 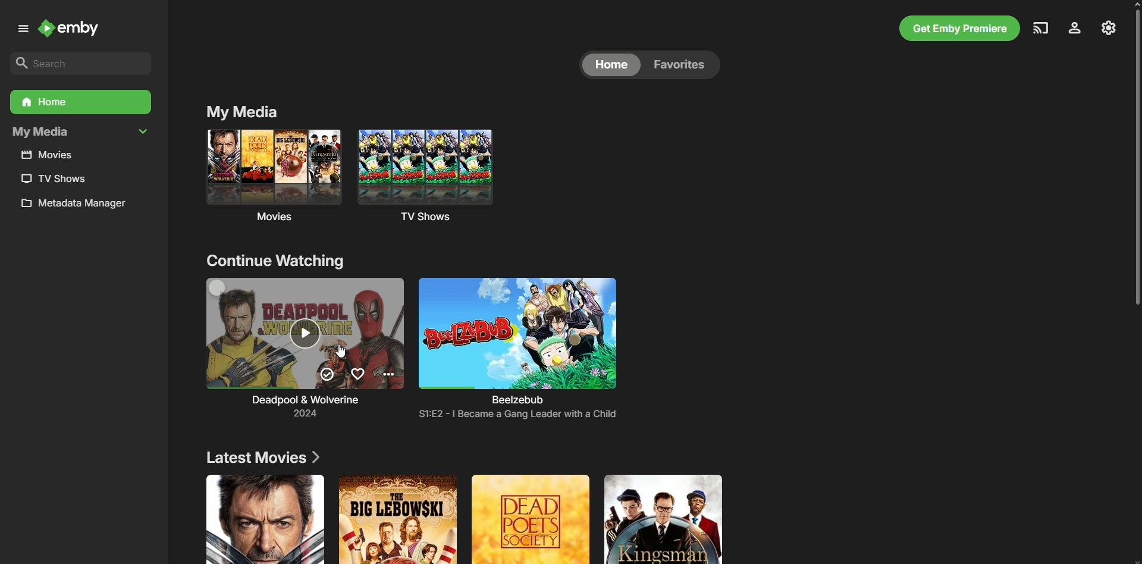 I want to click on Home, so click(x=79, y=102).